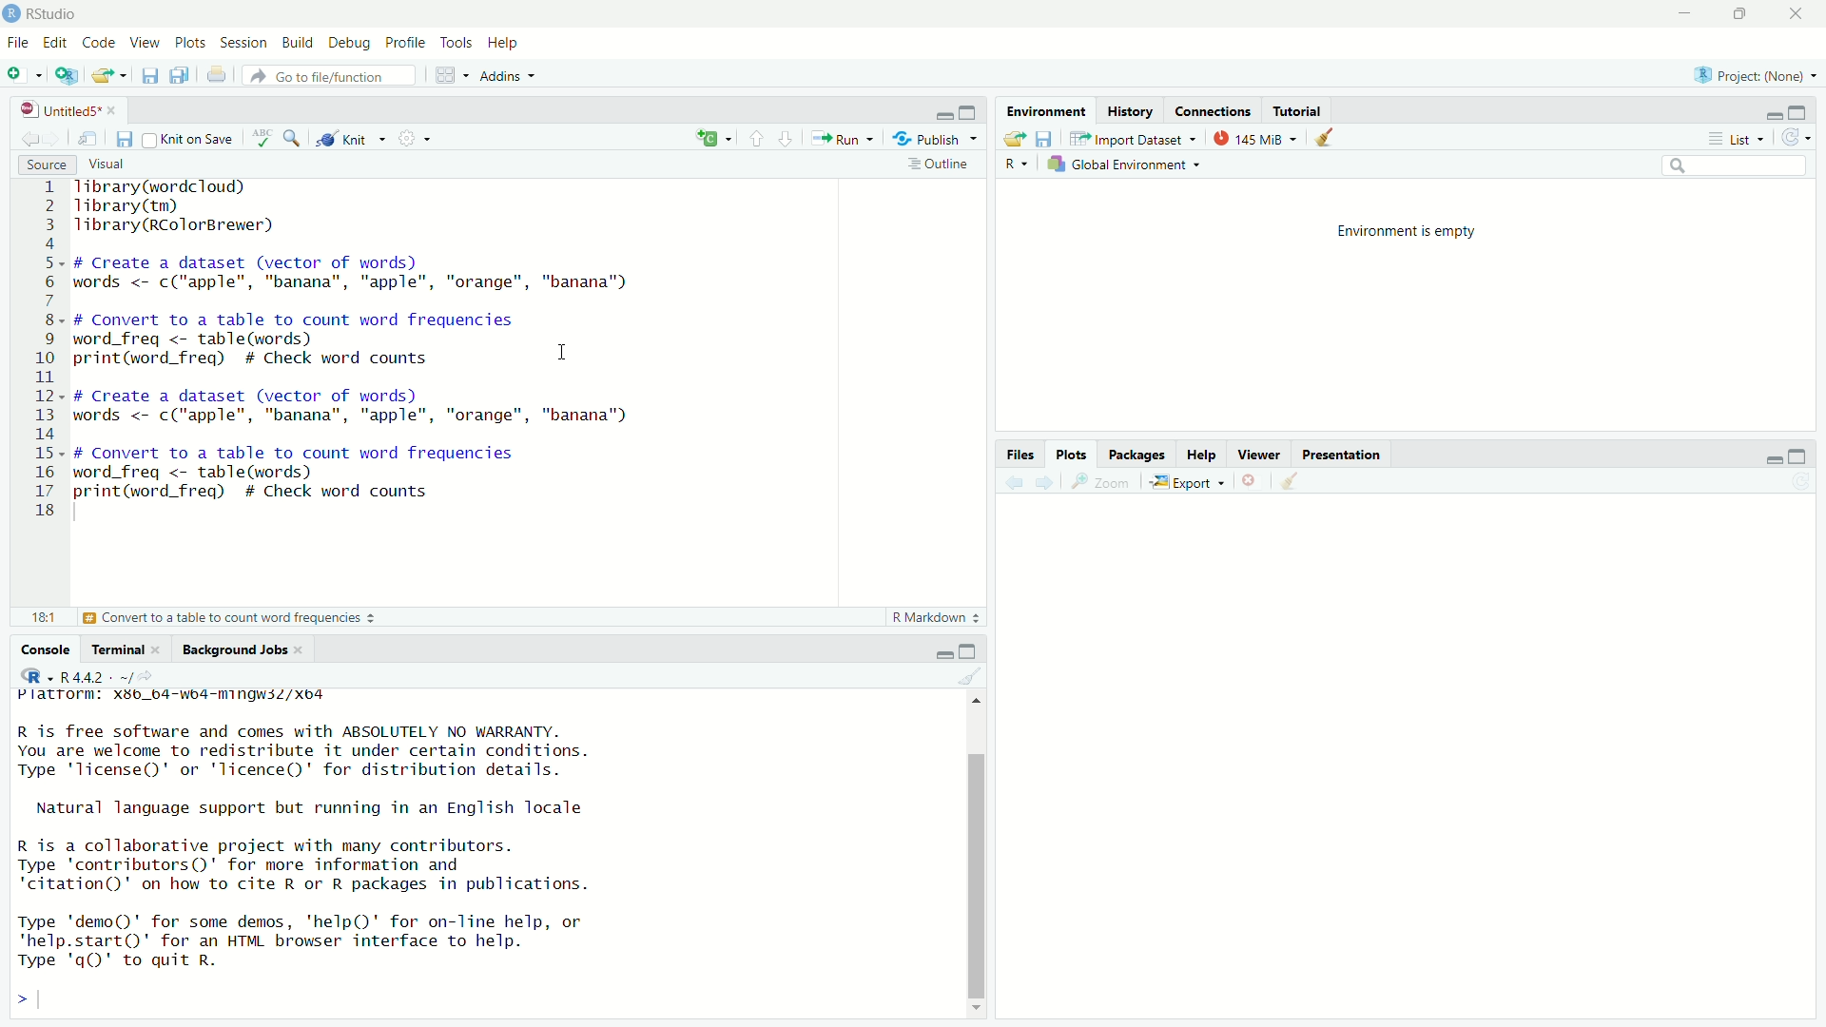 This screenshot has width=1826, height=1027. Describe the element at coordinates (1759, 76) in the screenshot. I see `Project (name)` at that location.